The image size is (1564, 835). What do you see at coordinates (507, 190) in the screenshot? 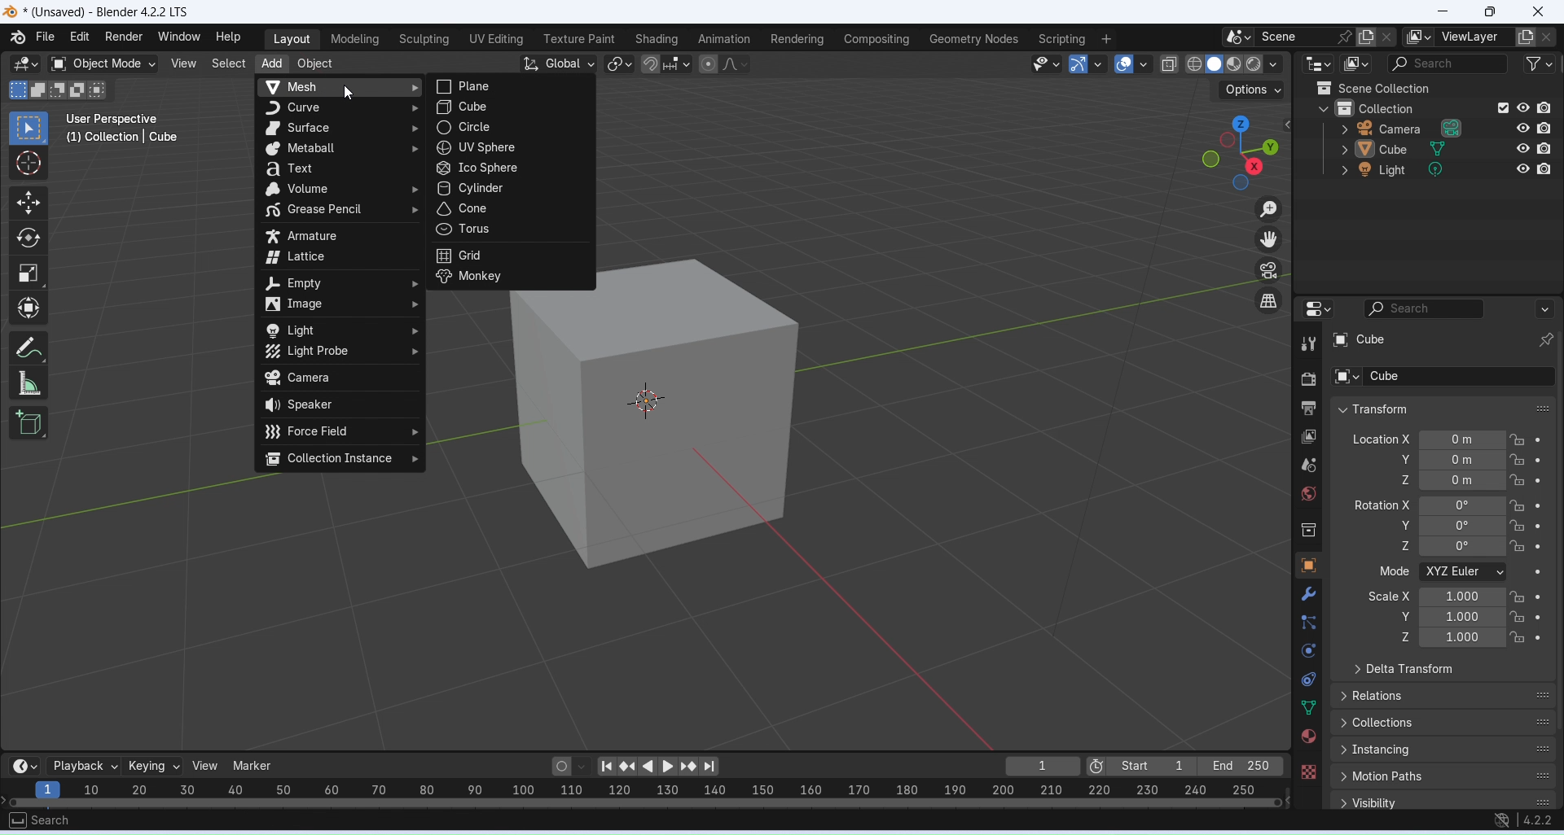
I see `cylinder` at bounding box center [507, 190].